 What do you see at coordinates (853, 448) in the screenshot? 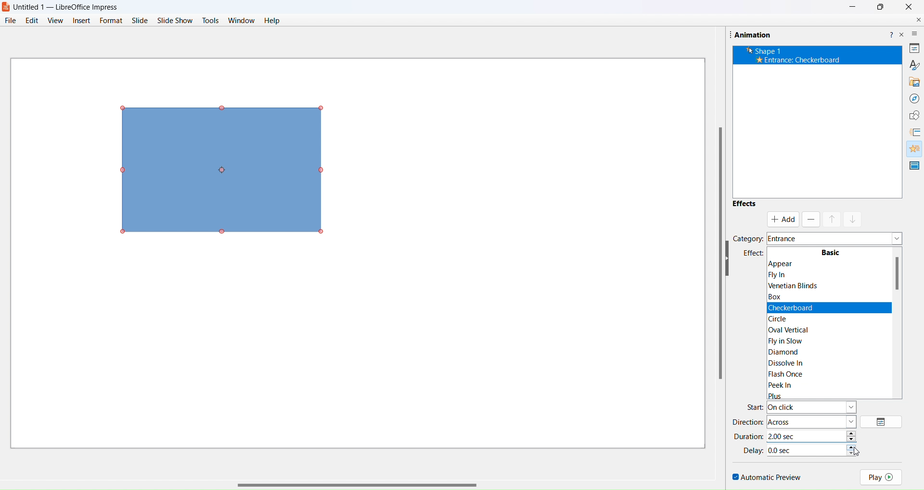
I see `increase/decrease` at bounding box center [853, 448].